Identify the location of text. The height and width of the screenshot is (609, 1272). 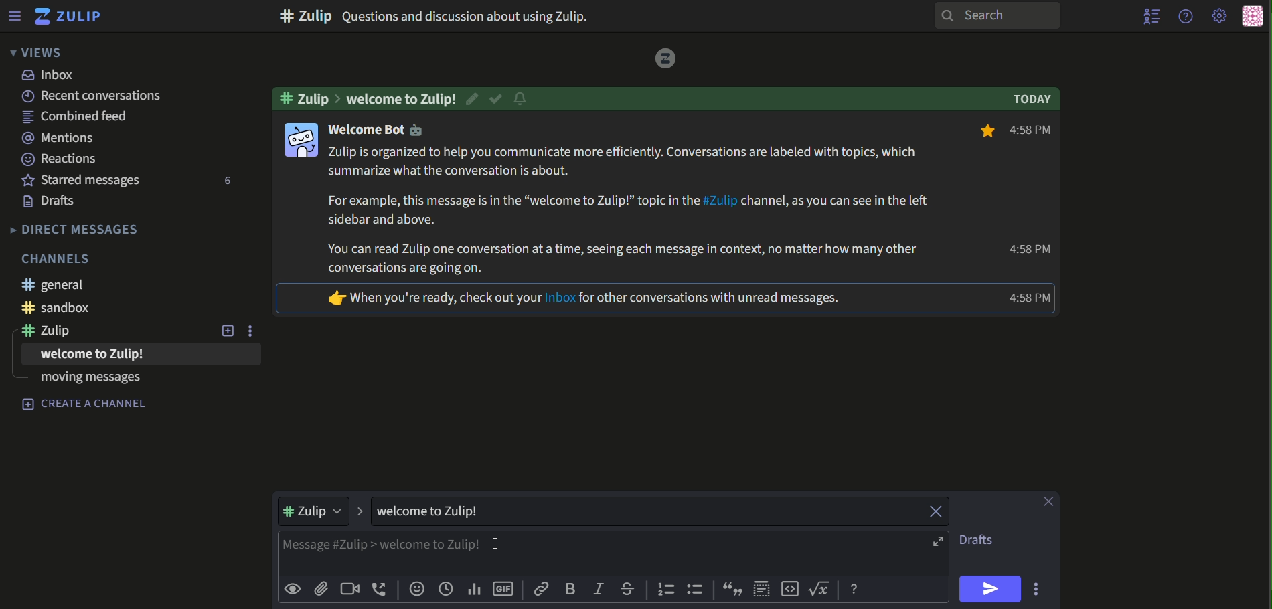
(631, 211).